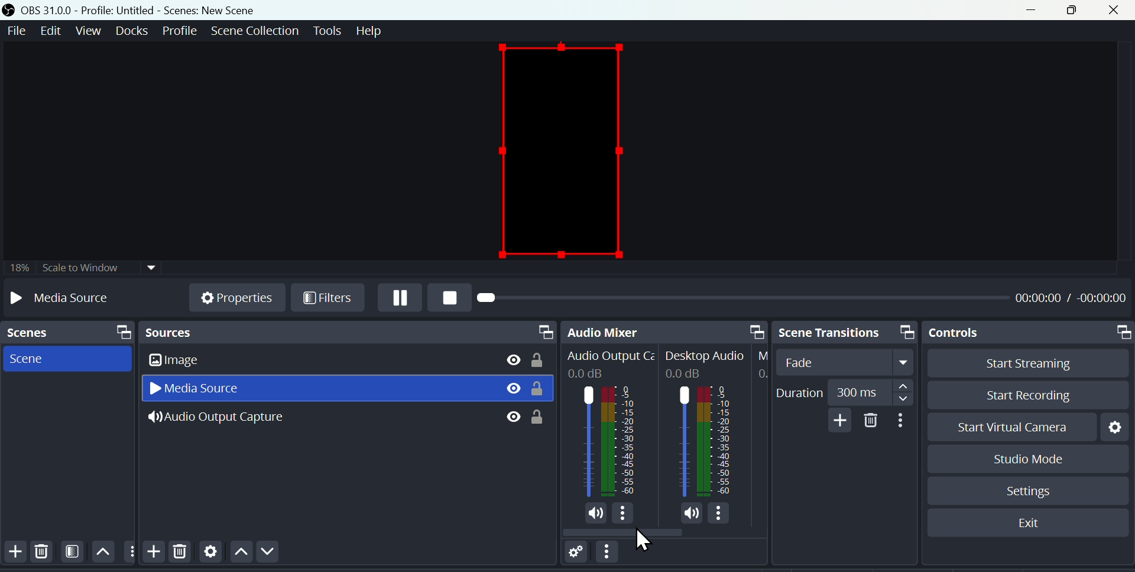 This screenshot has width=1135, height=572. I want to click on Lock unlock, so click(540, 415).